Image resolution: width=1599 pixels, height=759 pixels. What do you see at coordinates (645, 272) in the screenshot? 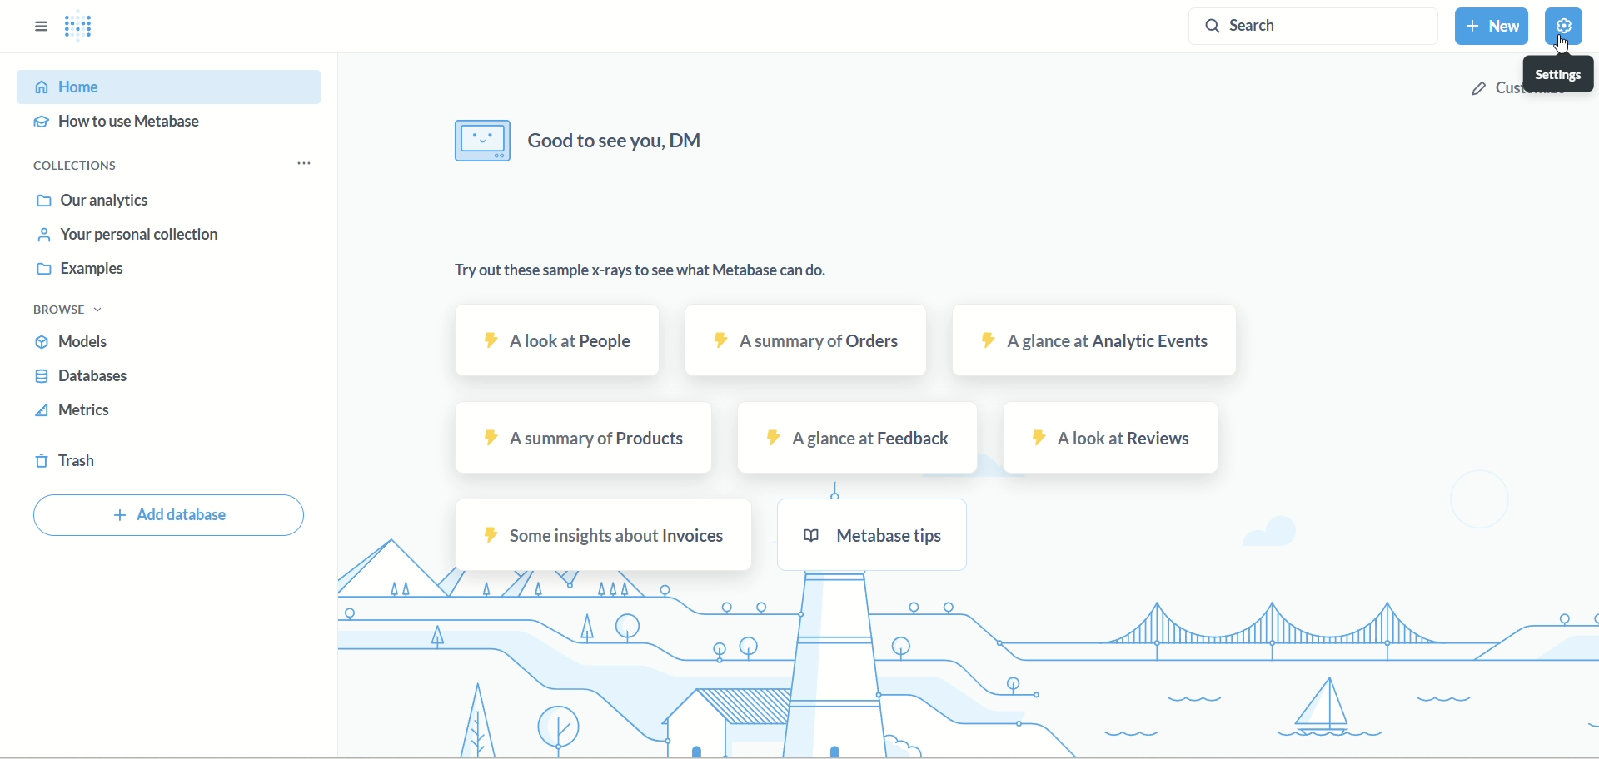
I see `text` at bounding box center [645, 272].